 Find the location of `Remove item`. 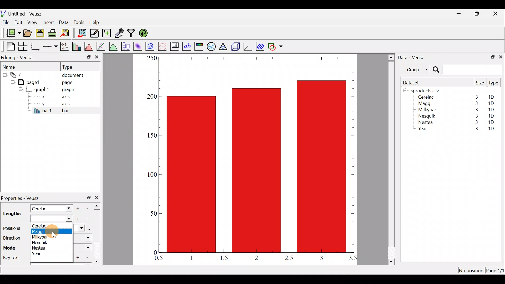

Remove item is located at coordinates (89, 208).